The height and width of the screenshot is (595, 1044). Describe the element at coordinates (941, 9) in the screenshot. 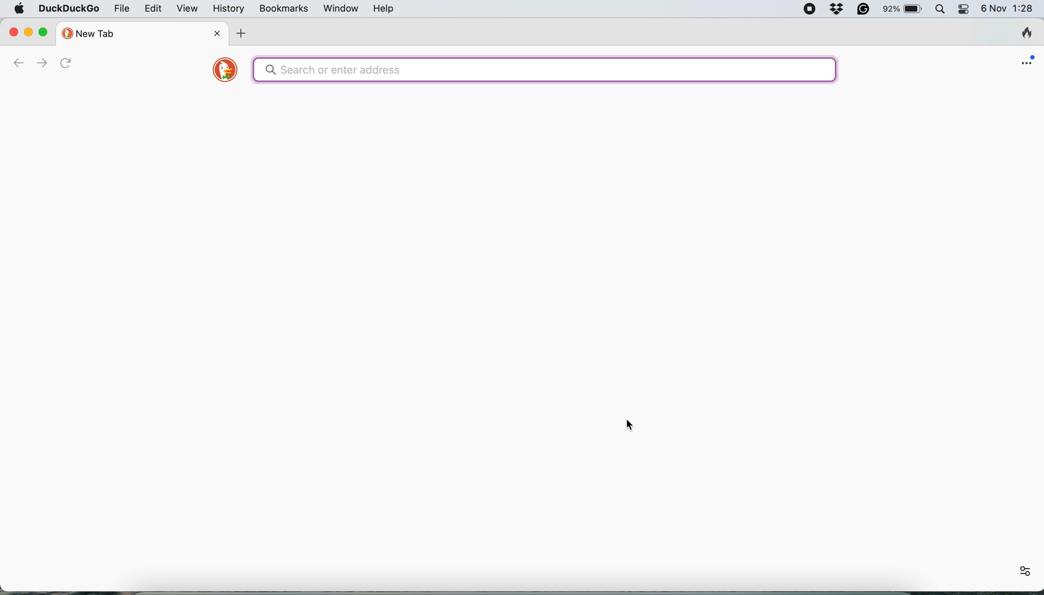

I see `spotlight search` at that location.